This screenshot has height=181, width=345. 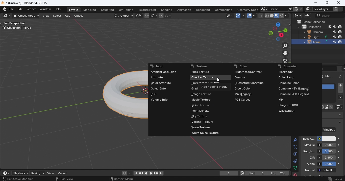 What do you see at coordinates (281, 16) in the screenshot?
I see `Viewport shading` at bounding box center [281, 16].